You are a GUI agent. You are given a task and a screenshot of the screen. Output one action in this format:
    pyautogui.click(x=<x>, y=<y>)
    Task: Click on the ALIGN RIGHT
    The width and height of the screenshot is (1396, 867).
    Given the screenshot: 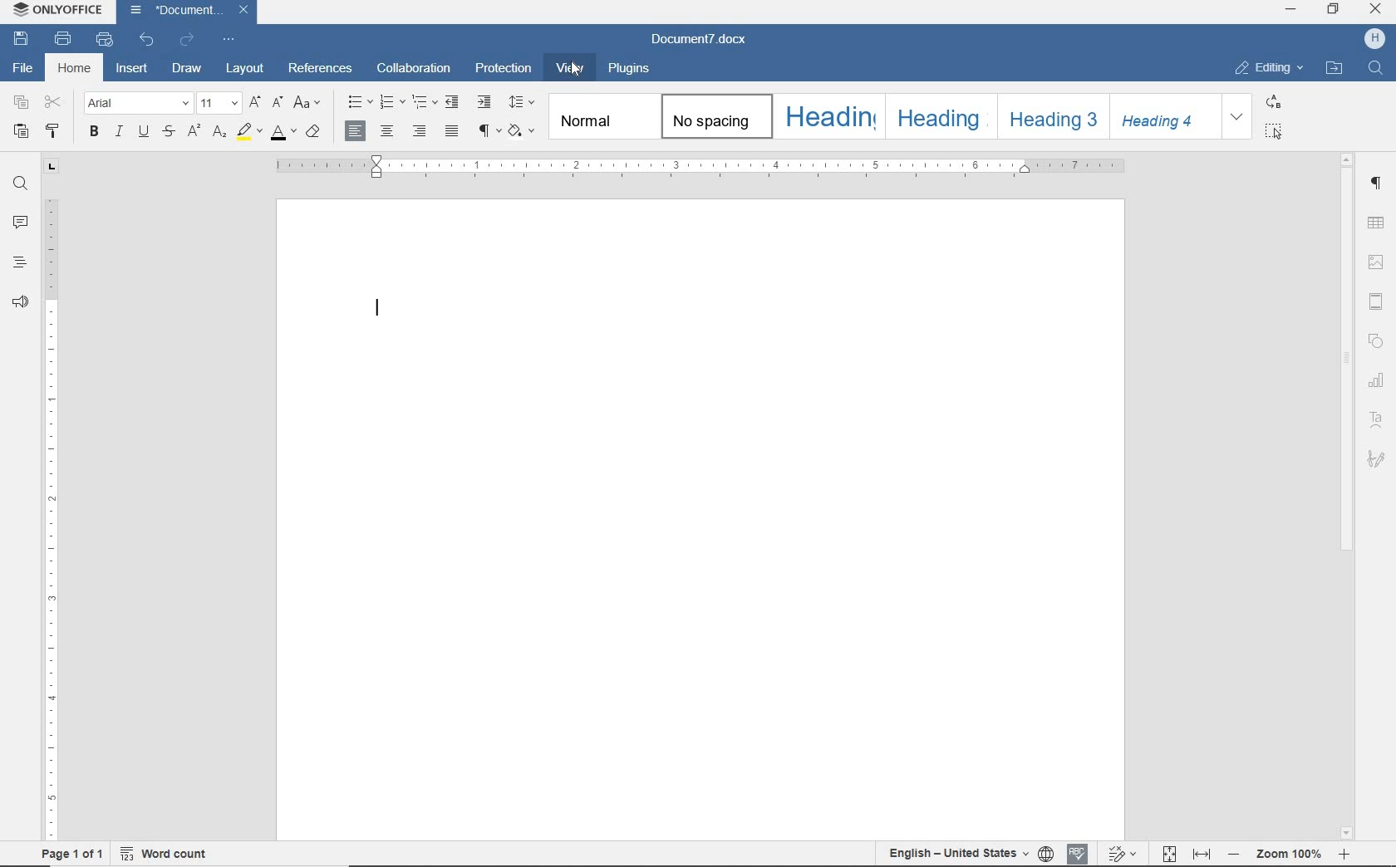 What is the action you would take?
    pyautogui.click(x=356, y=130)
    